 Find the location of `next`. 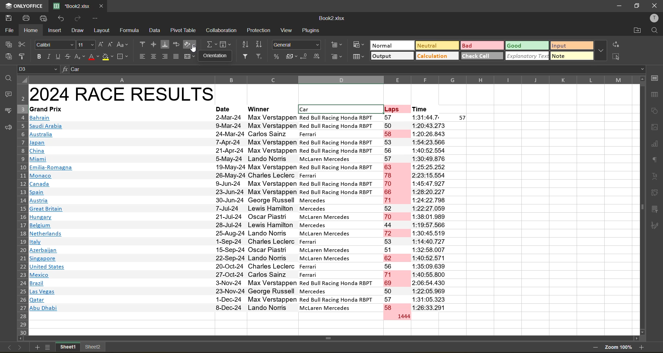

next is located at coordinates (20, 347).